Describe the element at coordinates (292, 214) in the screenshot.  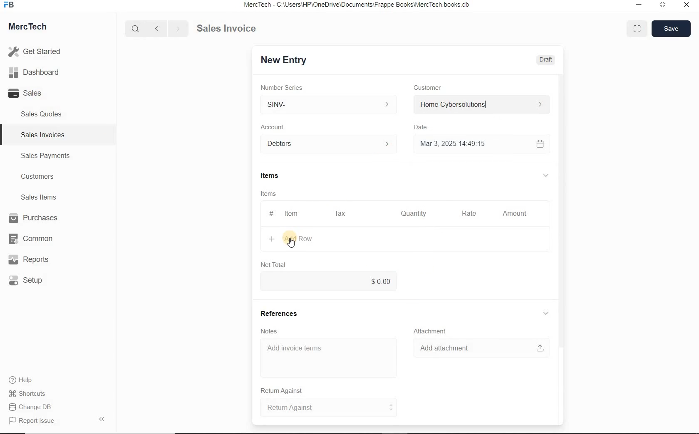
I see `Item` at that location.